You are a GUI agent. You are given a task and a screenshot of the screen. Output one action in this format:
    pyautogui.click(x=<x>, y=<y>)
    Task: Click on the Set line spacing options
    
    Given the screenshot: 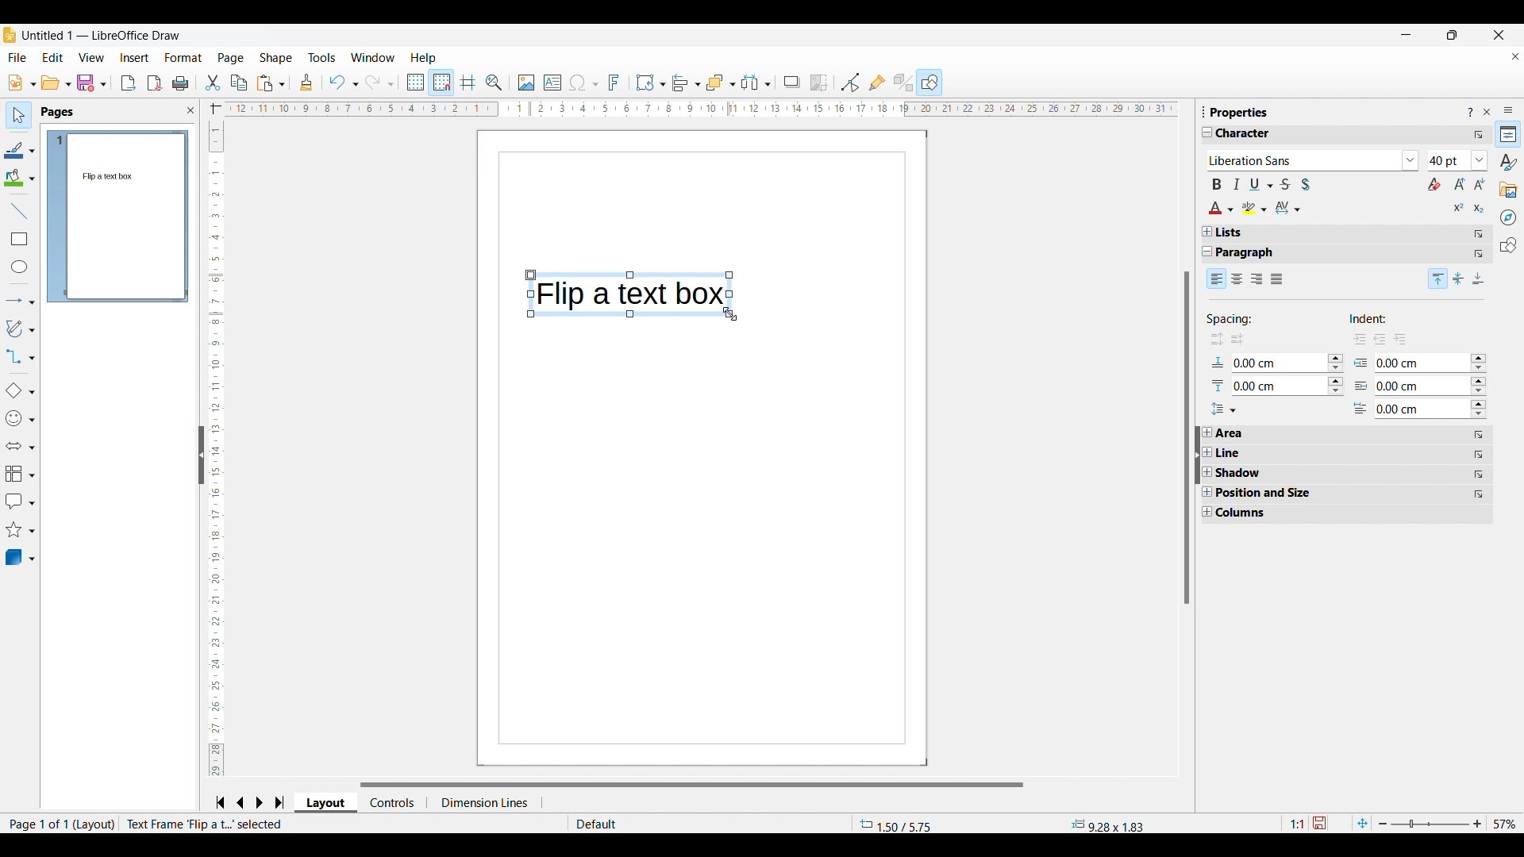 What is the action you would take?
    pyautogui.click(x=1223, y=409)
    